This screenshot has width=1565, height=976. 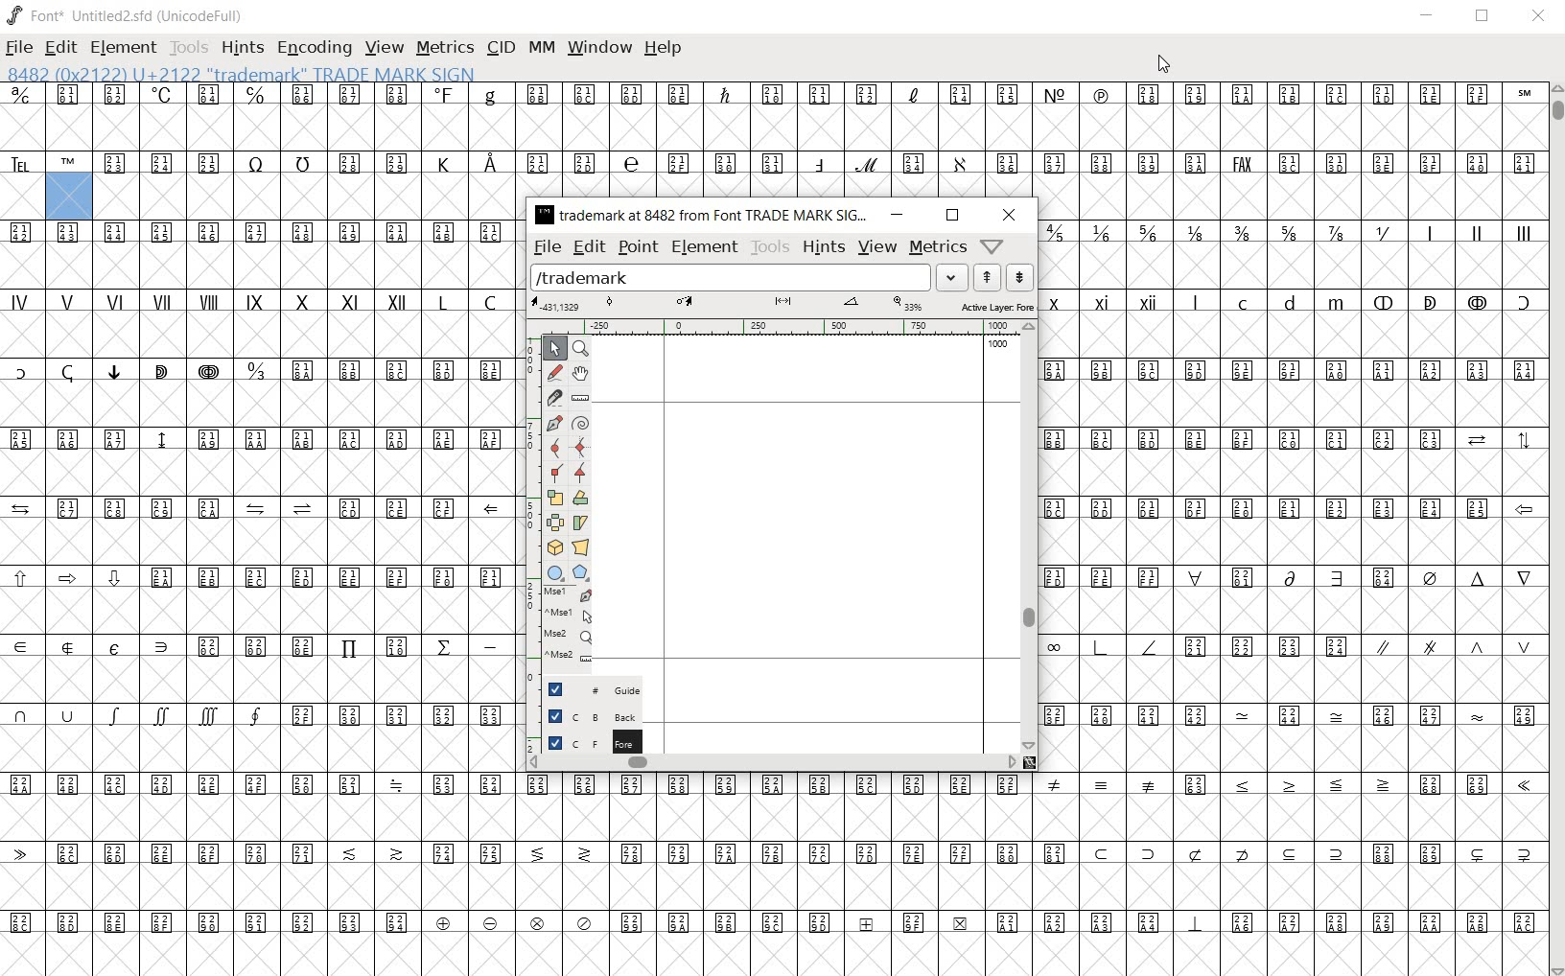 I want to click on ruler, so click(x=782, y=326).